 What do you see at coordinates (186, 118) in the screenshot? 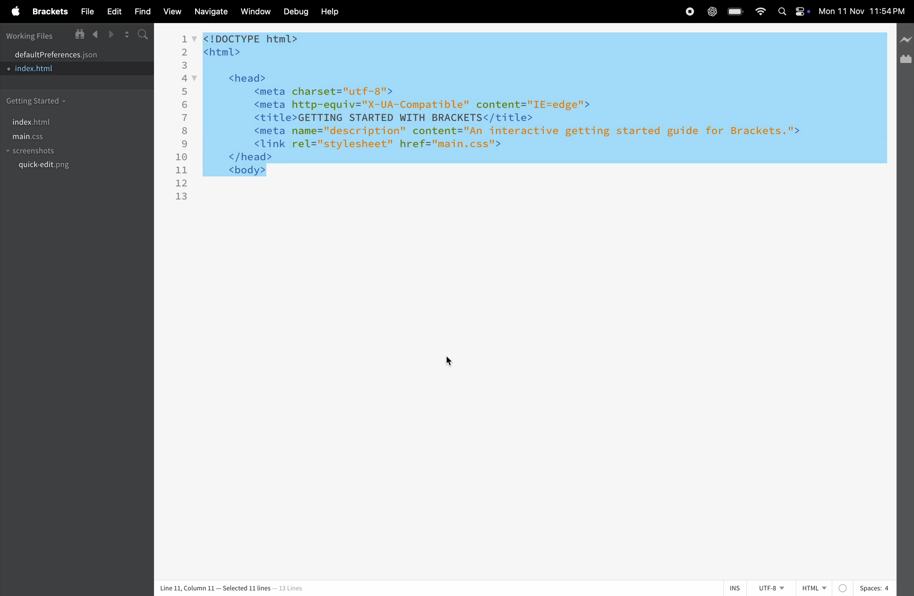
I see `7` at bounding box center [186, 118].